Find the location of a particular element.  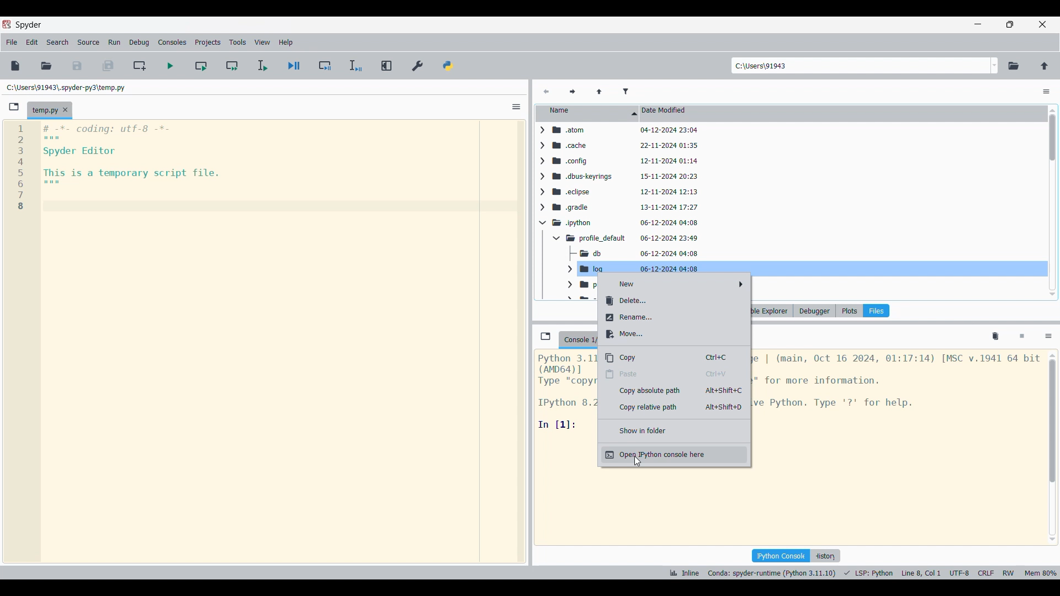

Show in folder is located at coordinates (675, 430).